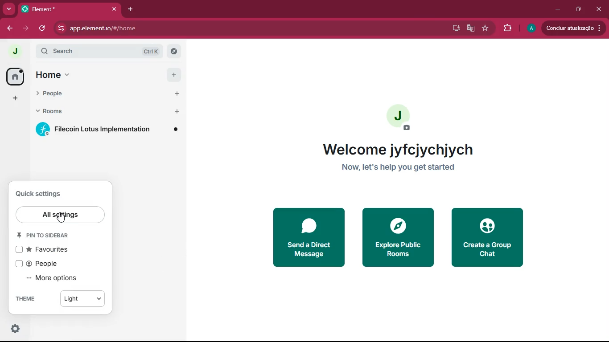 The image size is (609, 342). What do you see at coordinates (82, 51) in the screenshot?
I see `search` at bounding box center [82, 51].